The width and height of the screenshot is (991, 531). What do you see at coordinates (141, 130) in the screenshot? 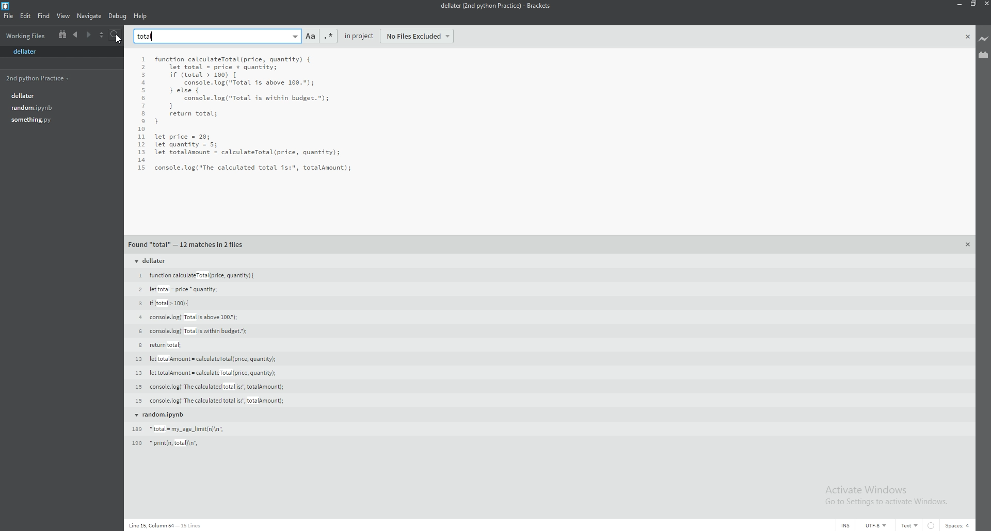
I see `10` at bounding box center [141, 130].